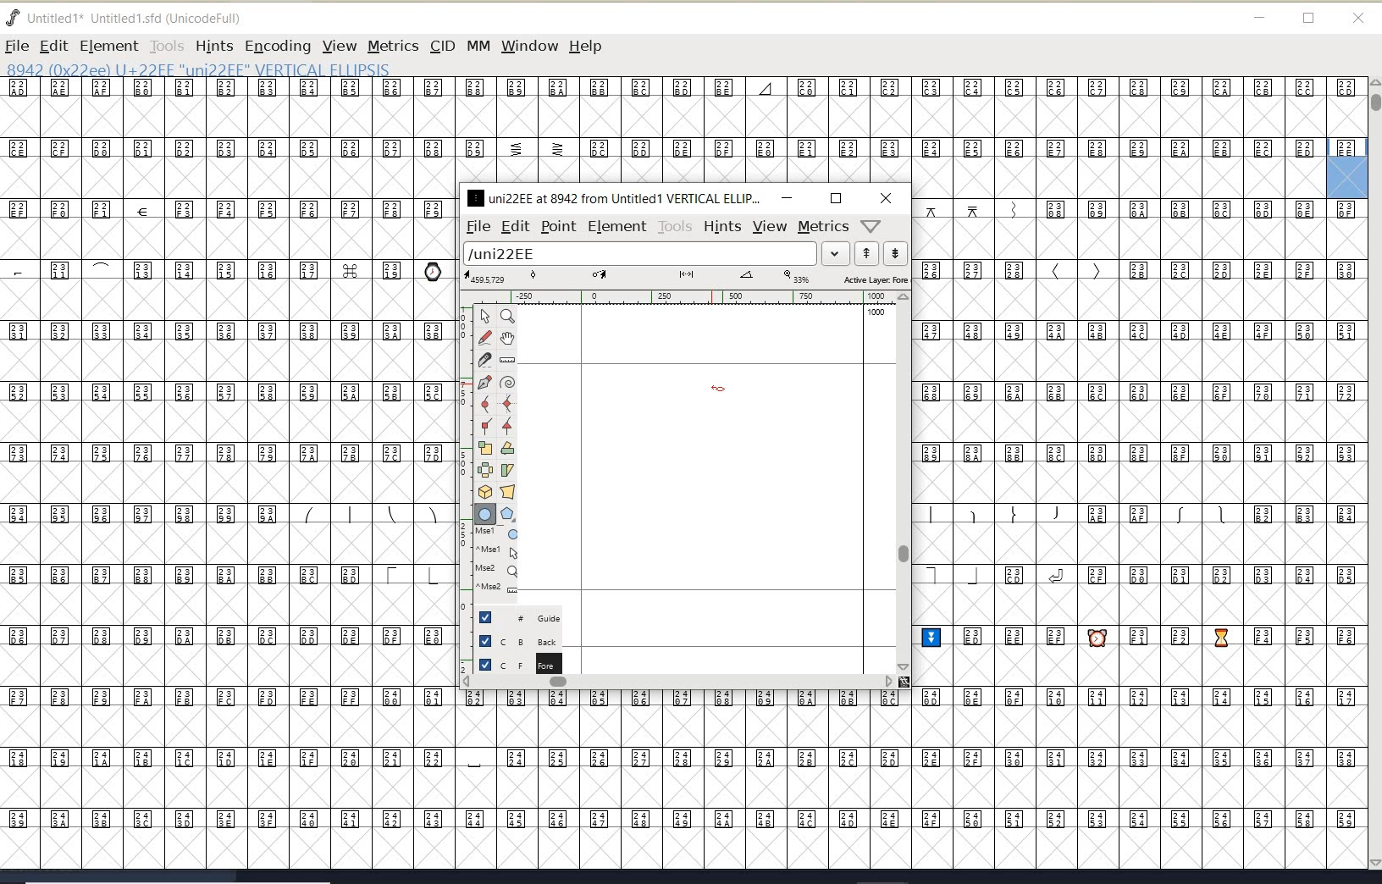  I want to click on flip the selection, so click(485, 470).